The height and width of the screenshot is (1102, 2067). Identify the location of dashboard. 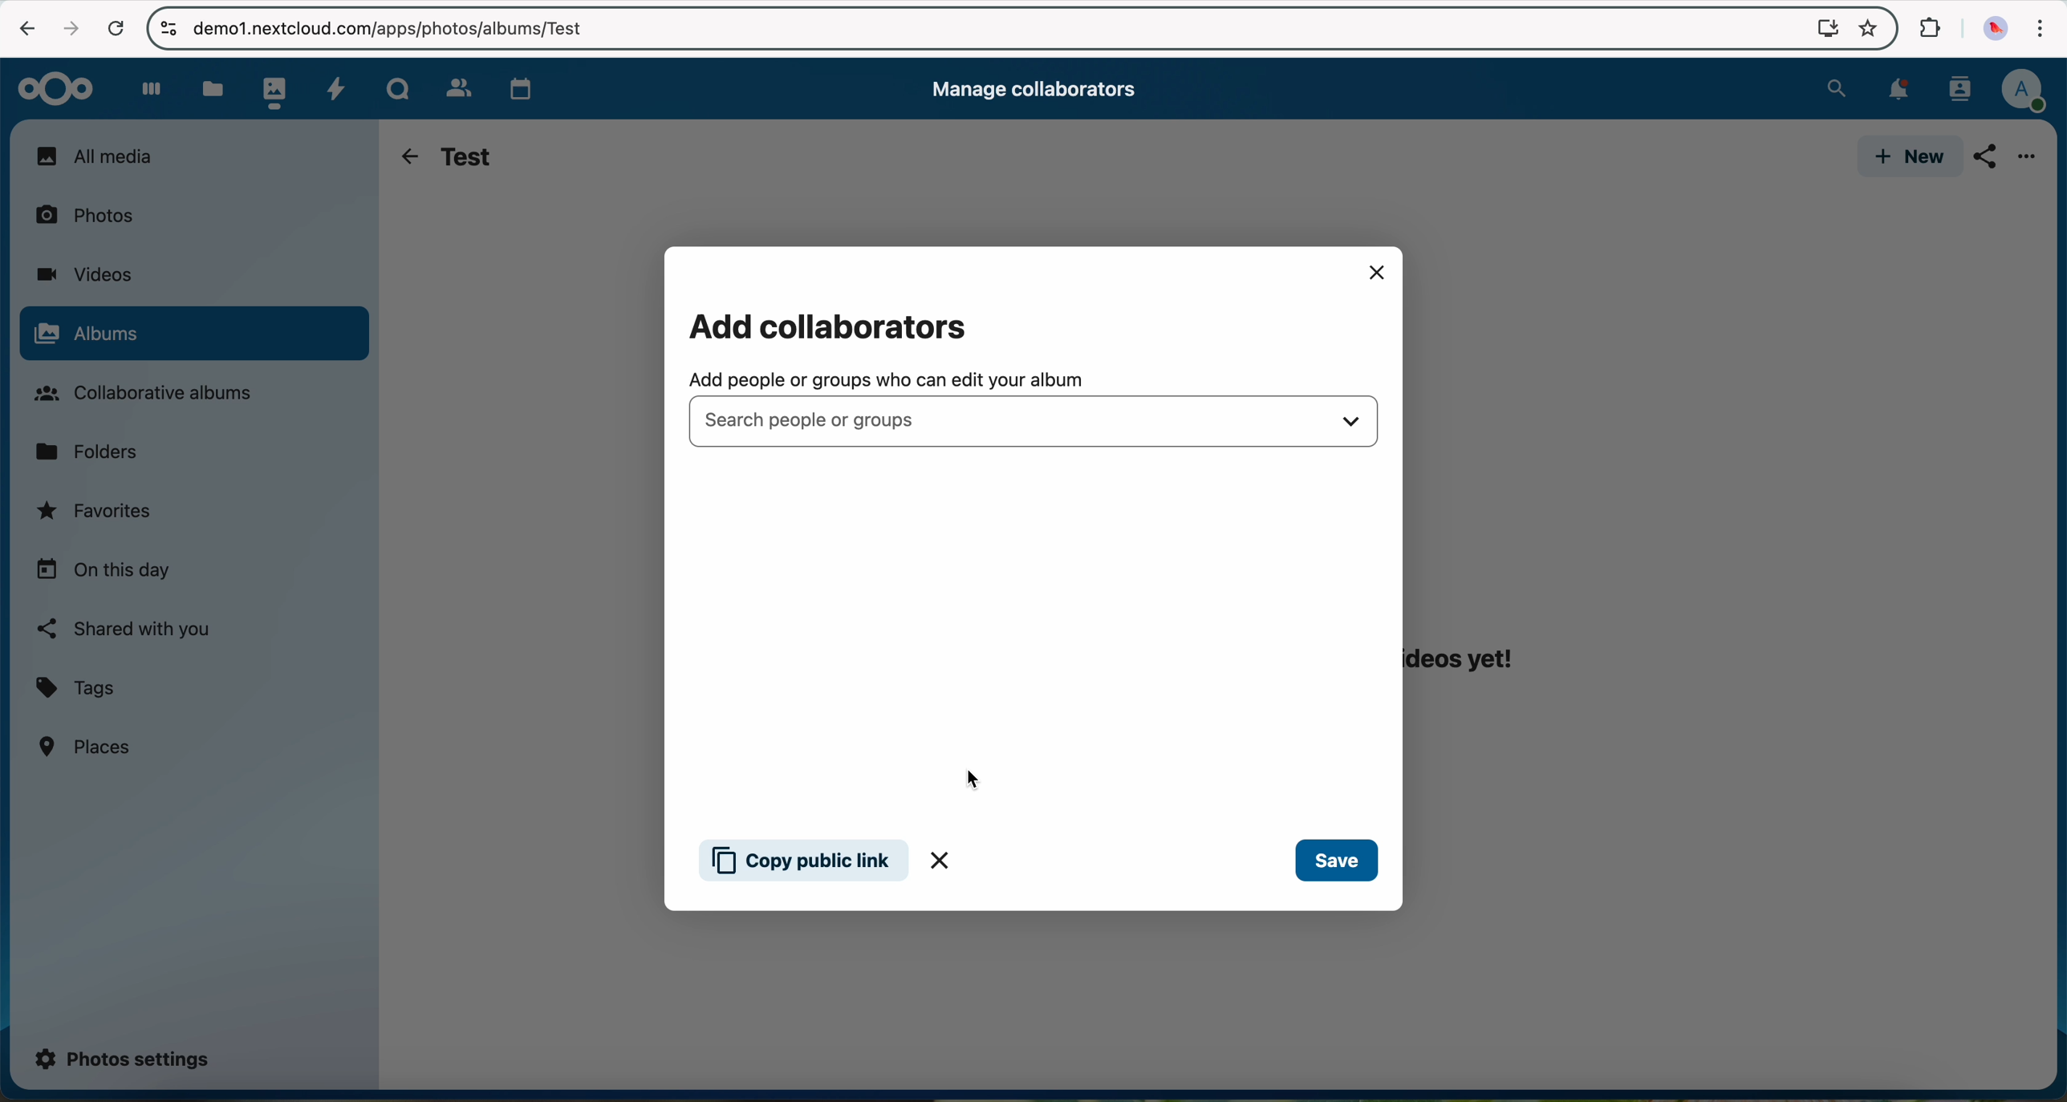
(144, 88).